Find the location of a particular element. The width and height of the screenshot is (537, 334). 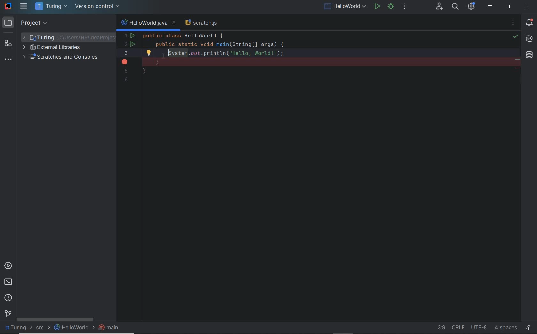

current file name is located at coordinates (148, 23).